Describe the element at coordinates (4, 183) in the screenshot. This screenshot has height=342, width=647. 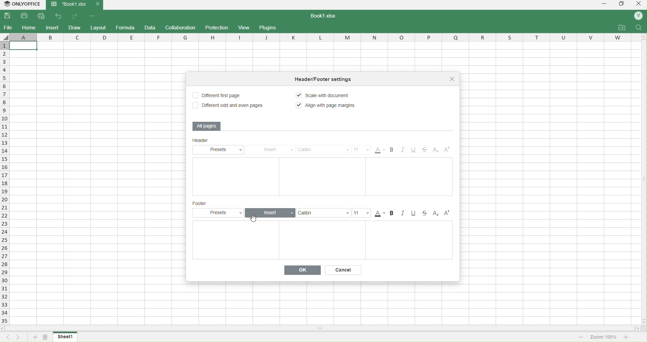
I see `rows` at that location.